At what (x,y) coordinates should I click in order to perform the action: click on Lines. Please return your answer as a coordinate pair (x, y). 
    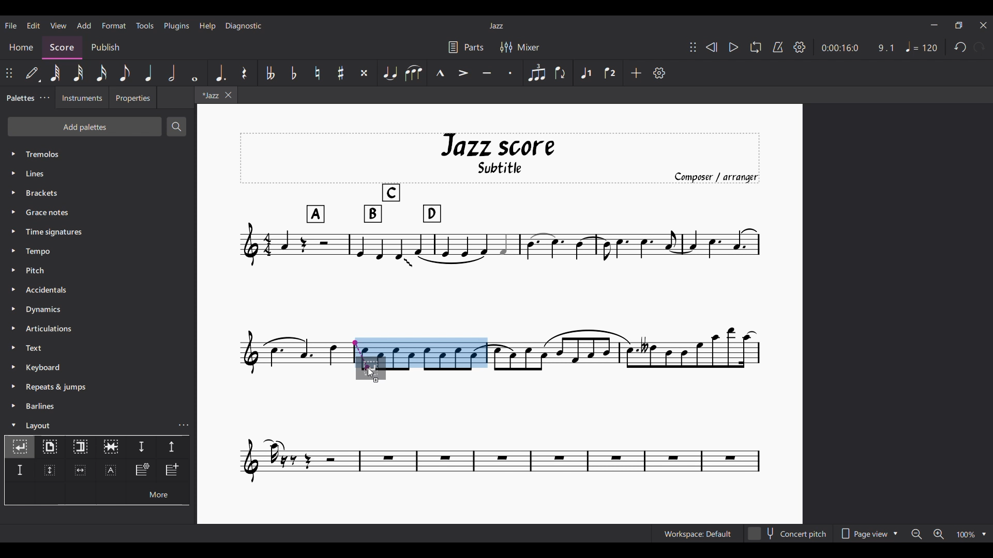
    Looking at the image, I should click on (98, 174).